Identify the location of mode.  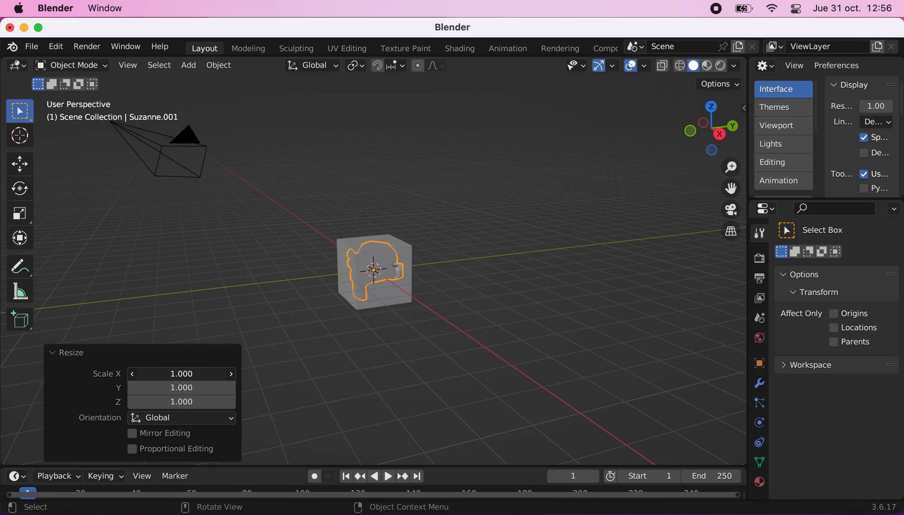
(67, 83).